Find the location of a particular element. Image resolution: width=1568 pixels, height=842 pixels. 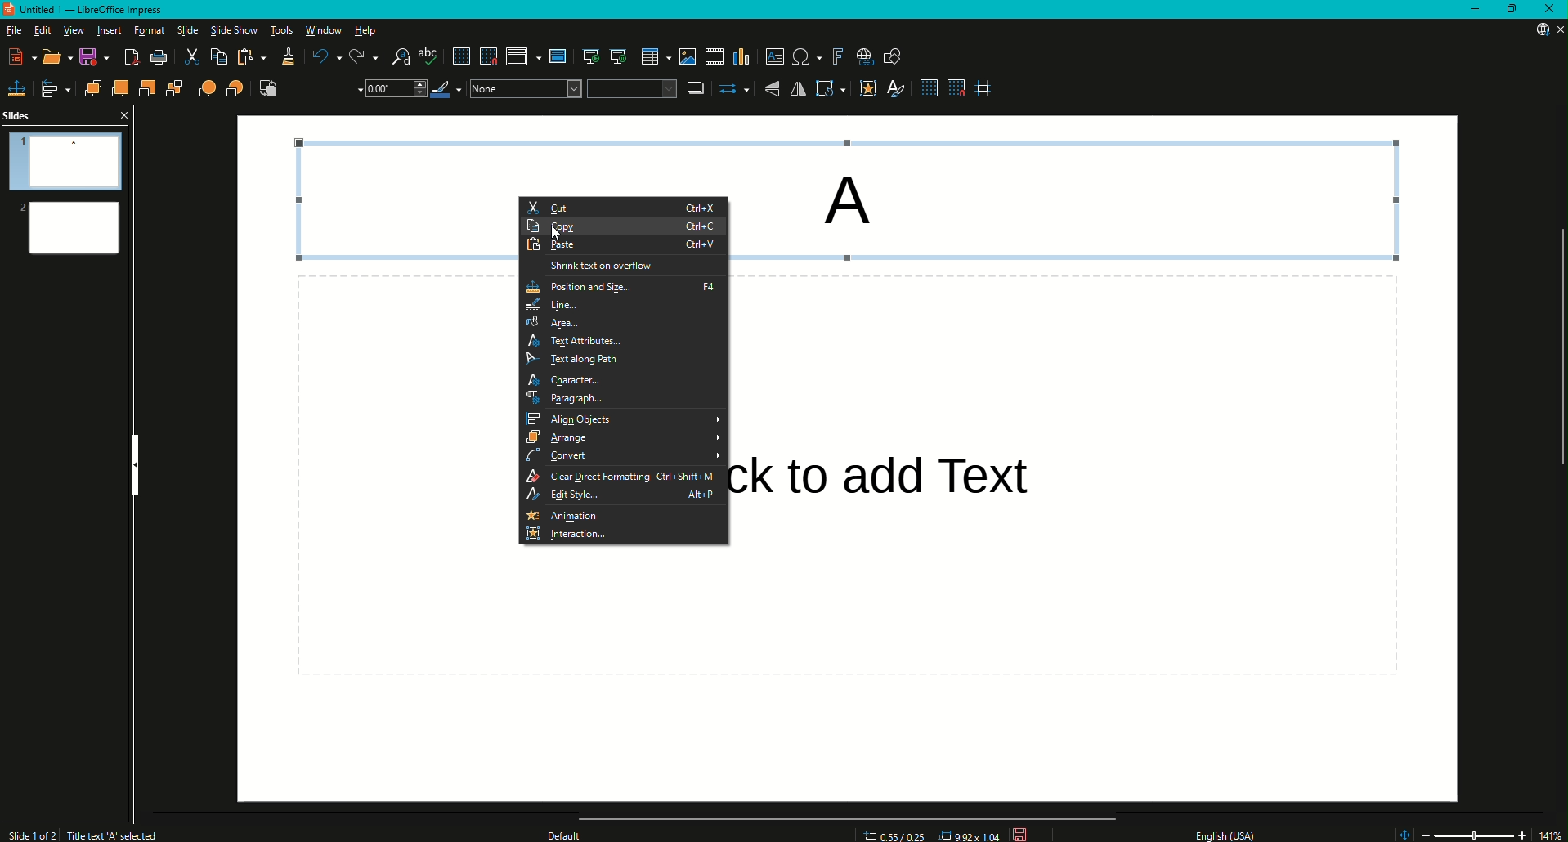

Snap to Grid is located at coordinates (486, 54).